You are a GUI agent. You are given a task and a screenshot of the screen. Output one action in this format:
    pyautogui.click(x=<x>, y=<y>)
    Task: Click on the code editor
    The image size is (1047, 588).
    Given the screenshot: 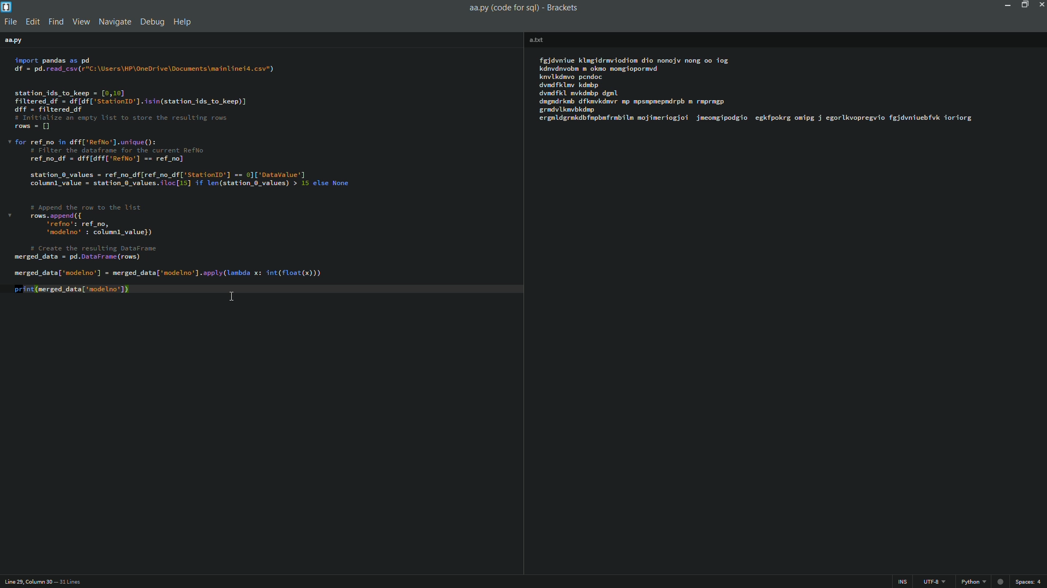 What is the action you would take?
    pyautogui.click(x=761, y=90)
    